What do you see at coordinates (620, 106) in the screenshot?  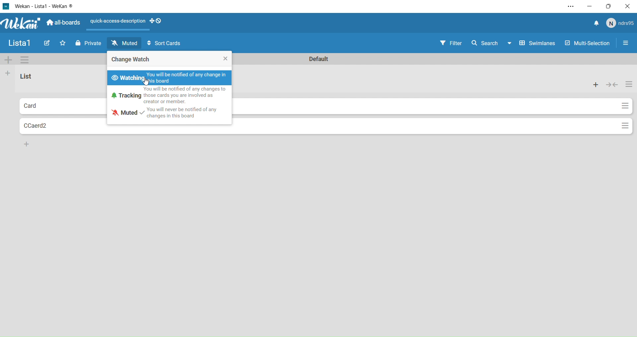 I see `Options` at bounding box center [620, 106].